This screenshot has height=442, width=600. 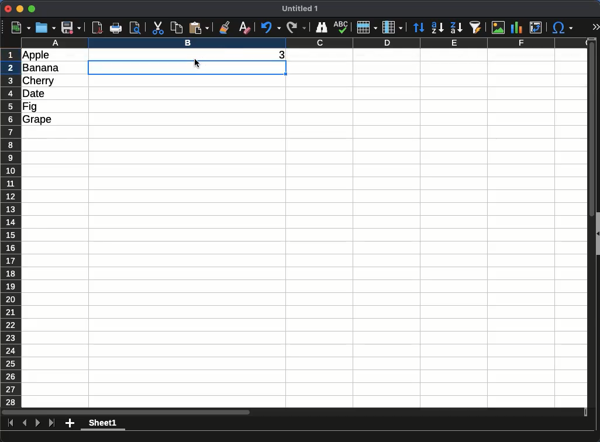 What do you see at coordinates (157, 28) in the screenshot?
I see `cut` at bounding box center [157, 28].